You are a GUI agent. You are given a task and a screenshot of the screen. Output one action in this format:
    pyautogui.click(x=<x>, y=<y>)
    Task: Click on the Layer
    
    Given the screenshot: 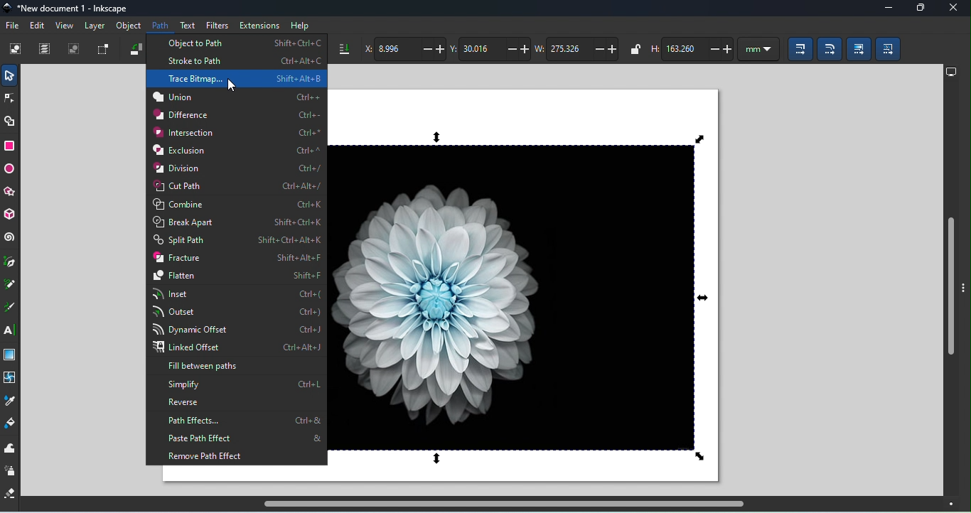 What is the action you would take?
    pyautogui.click(x=97, y=28)
    